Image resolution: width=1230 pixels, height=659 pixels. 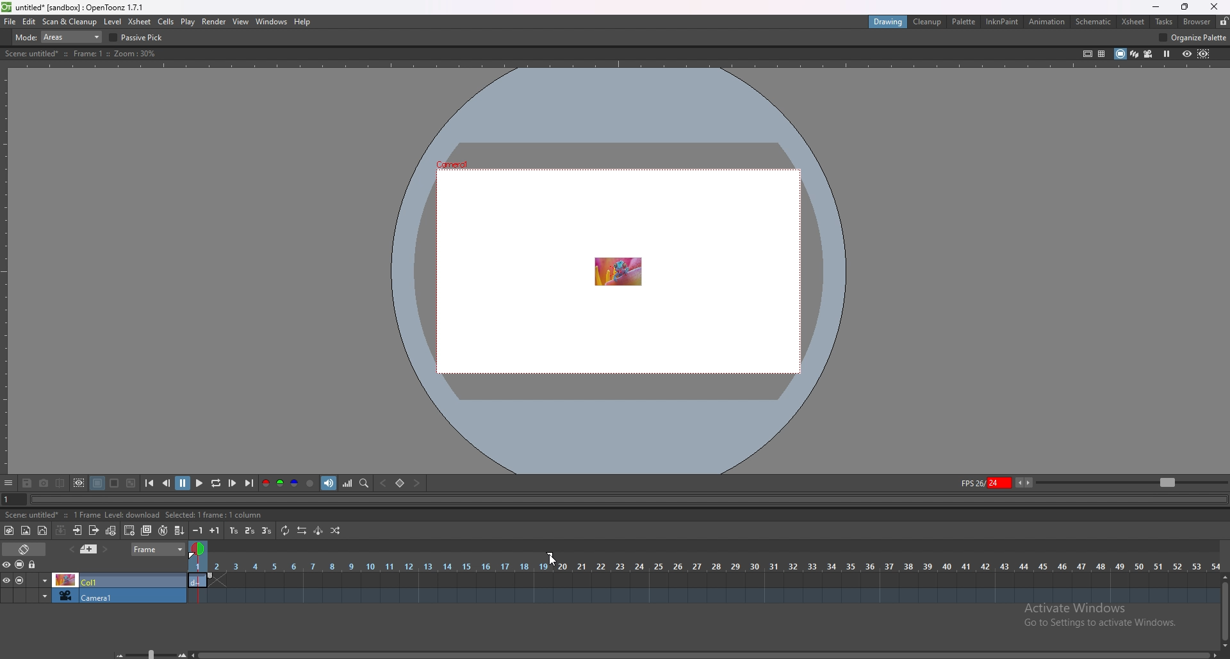 I want to click on next frame, so click(x=233, y=483).